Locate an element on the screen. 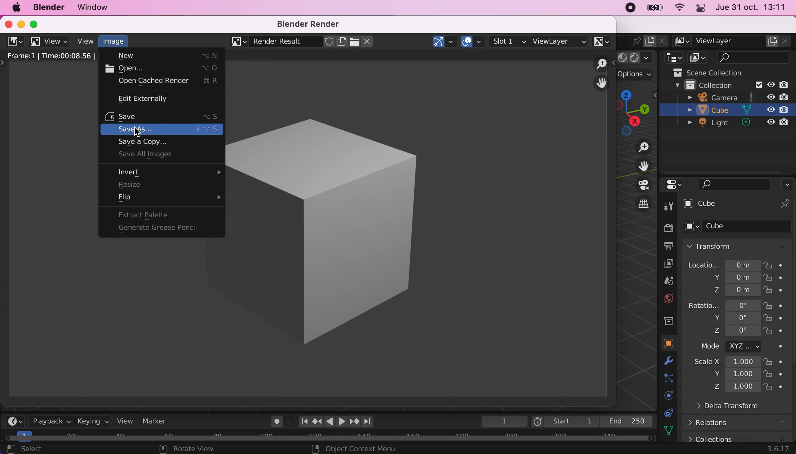  save a copy is located at coordinates (156, 142).